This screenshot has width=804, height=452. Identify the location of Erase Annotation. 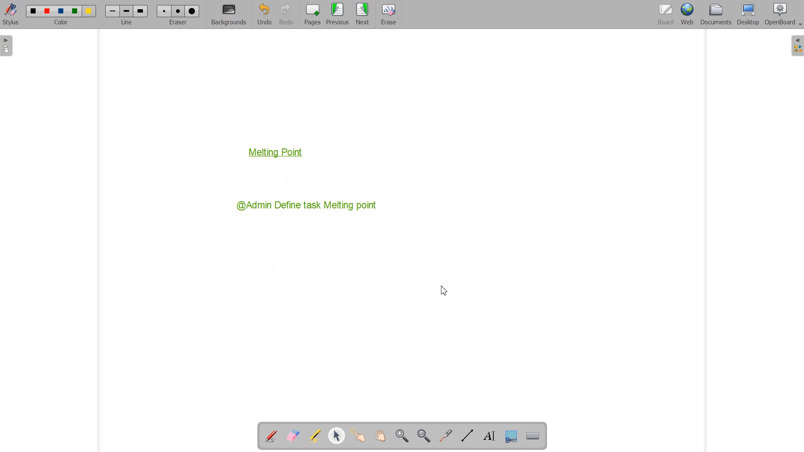
(293, 436).